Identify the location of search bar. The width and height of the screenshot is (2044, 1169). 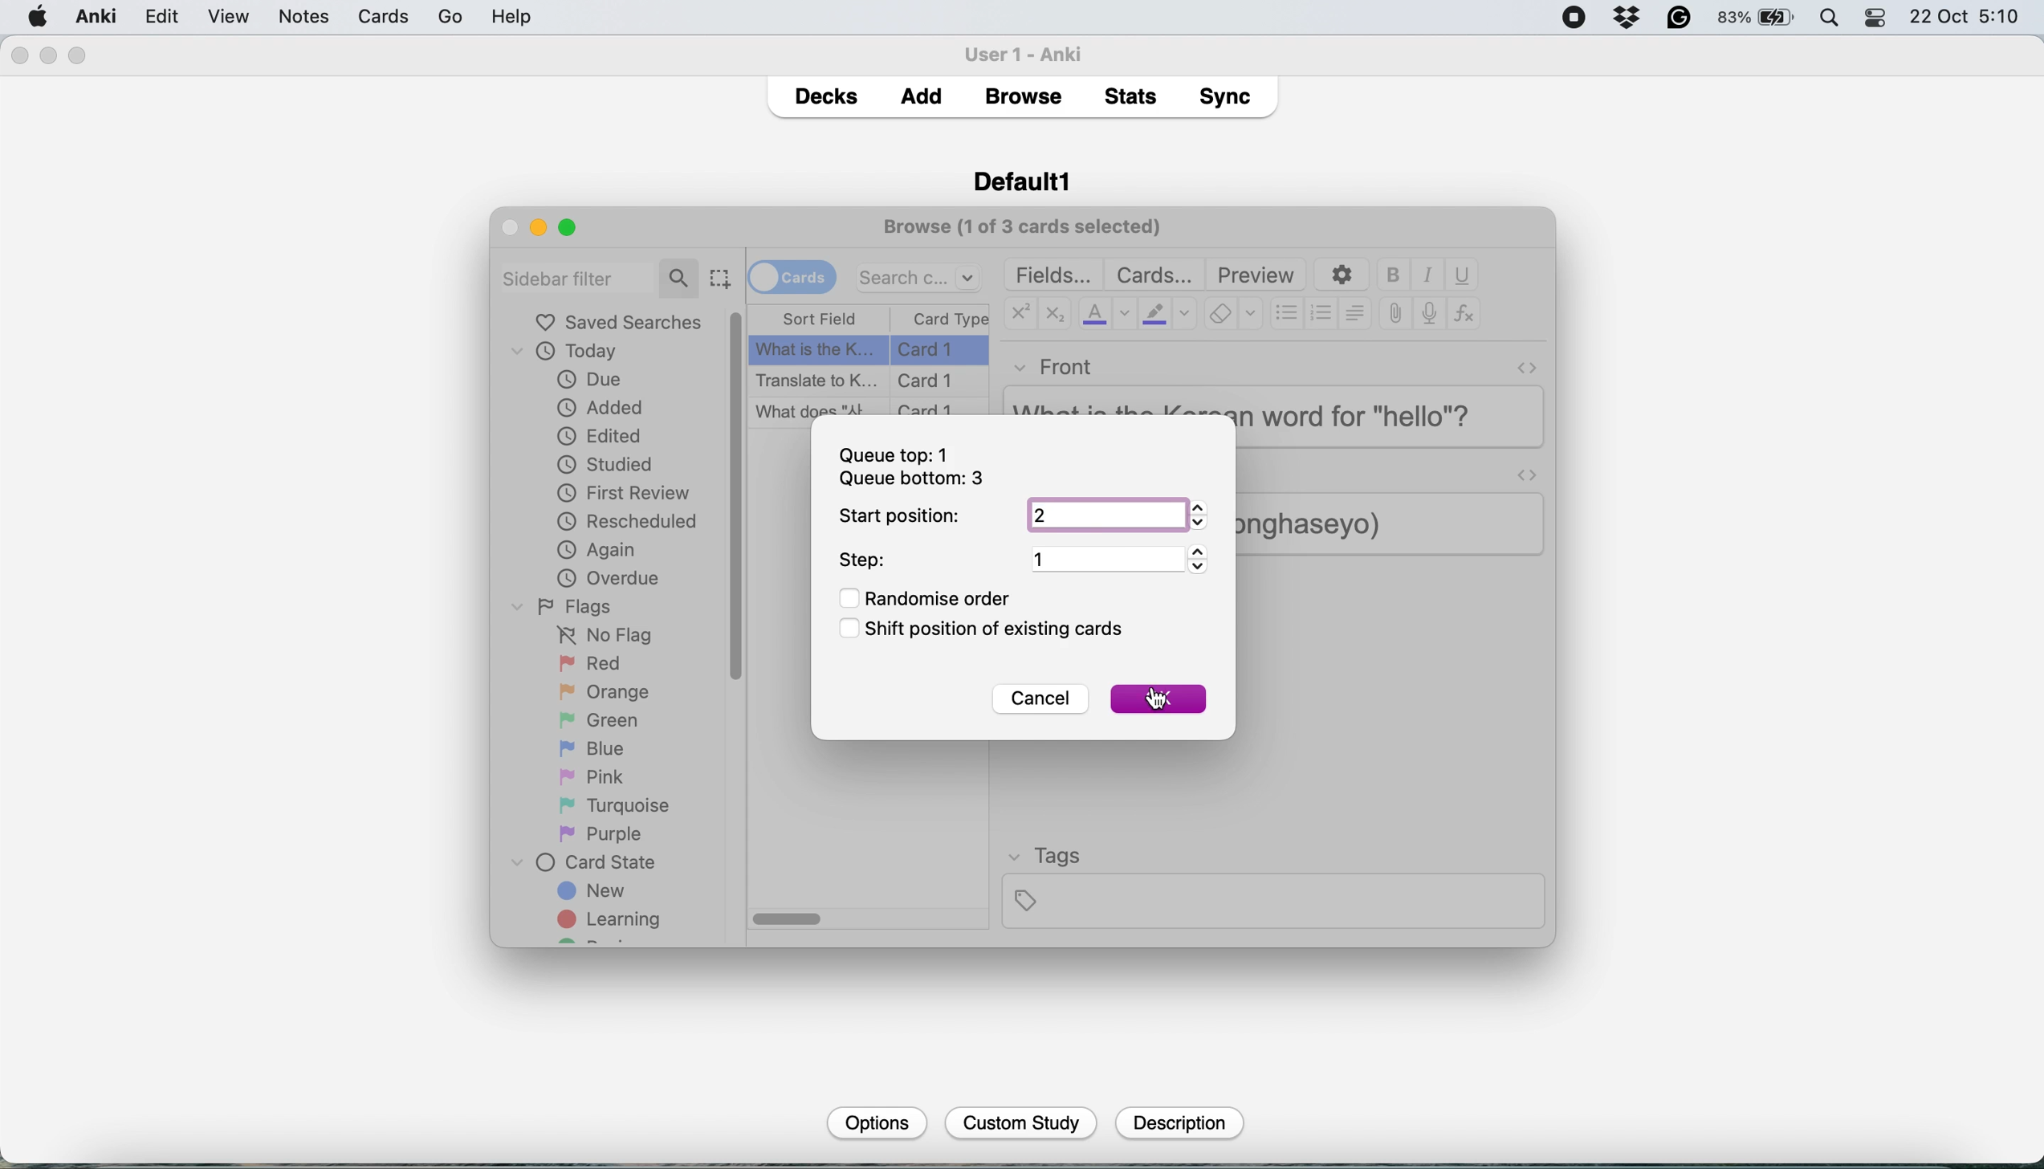
(919, 276).